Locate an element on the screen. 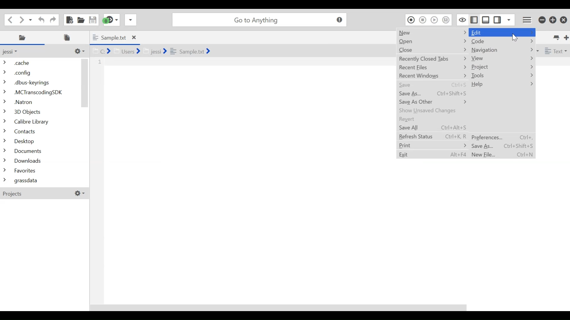 This screenshot has height=320, width=570. Places is located at coordinates (23, 38).